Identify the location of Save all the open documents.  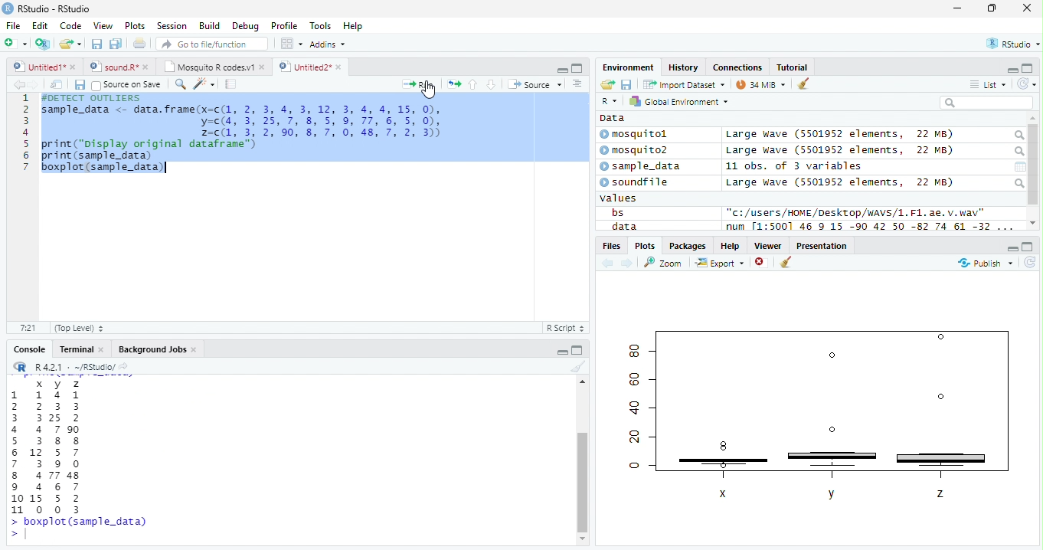
(116, 44).